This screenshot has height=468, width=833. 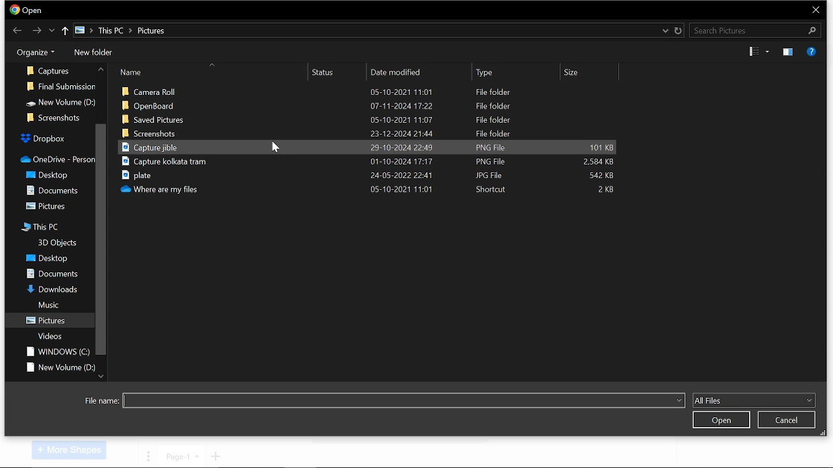 What do you see at coordinates (66, 31) in the screenshot?
I see `up to ` at bounding box center [66, 31].